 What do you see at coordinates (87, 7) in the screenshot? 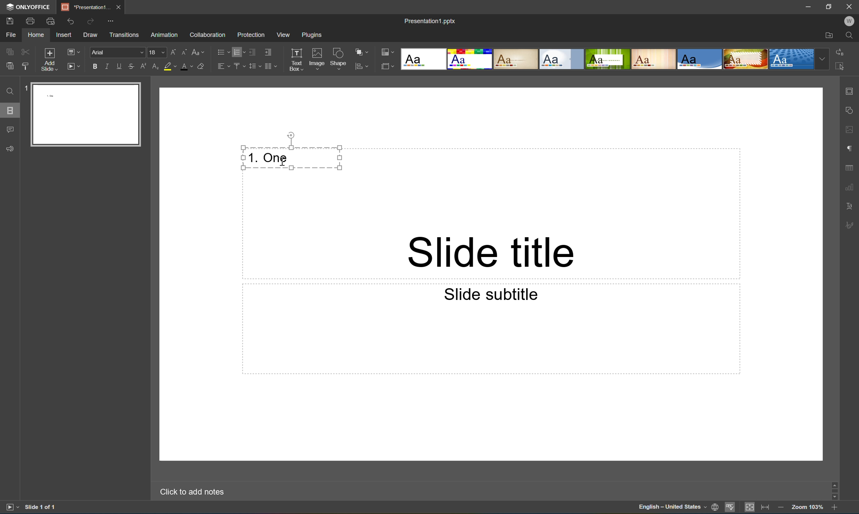
I see `*Presentation1...` at bounding box center [87, 7].